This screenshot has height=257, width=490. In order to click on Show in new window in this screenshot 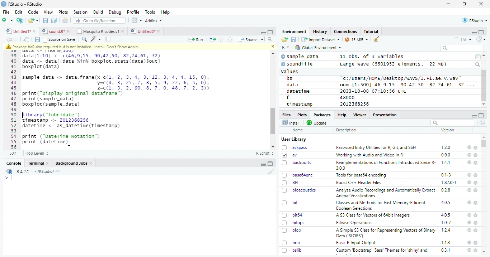, I will do `click(27, 39)`.